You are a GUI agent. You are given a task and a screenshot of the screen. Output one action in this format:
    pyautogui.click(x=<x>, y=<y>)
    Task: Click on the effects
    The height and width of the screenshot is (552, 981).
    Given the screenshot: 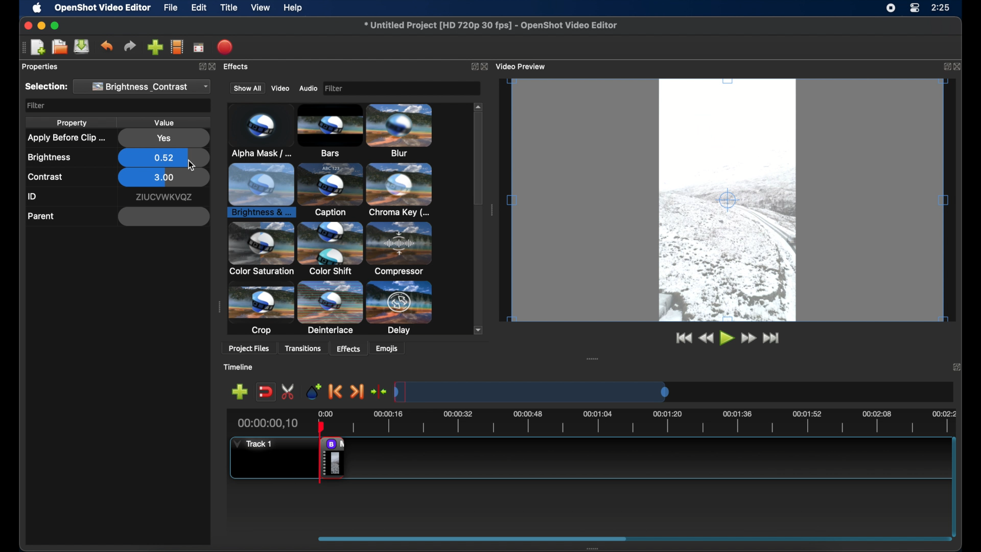 What is the action you would take?
    pyautogui.click(x=240, y=68)
    